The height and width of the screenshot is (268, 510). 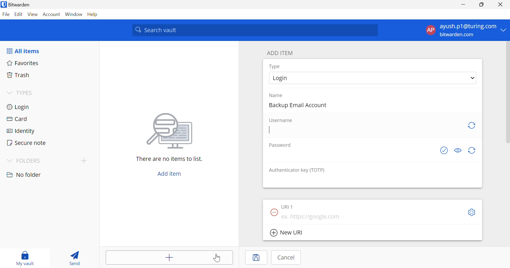 I want to click on Check if password has been exposed, so click(x=445, y=150).